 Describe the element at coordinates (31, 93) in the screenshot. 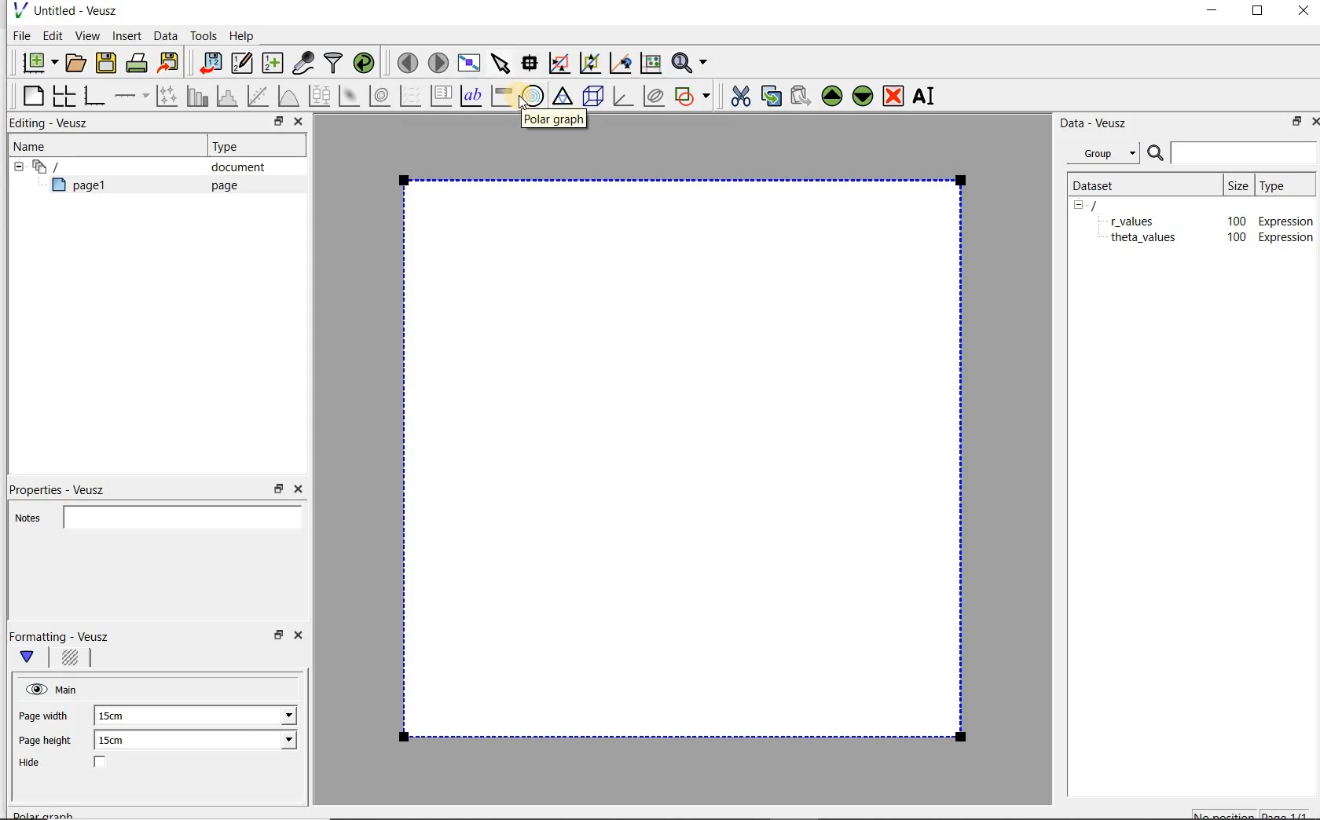

I see `blank page` at that location.